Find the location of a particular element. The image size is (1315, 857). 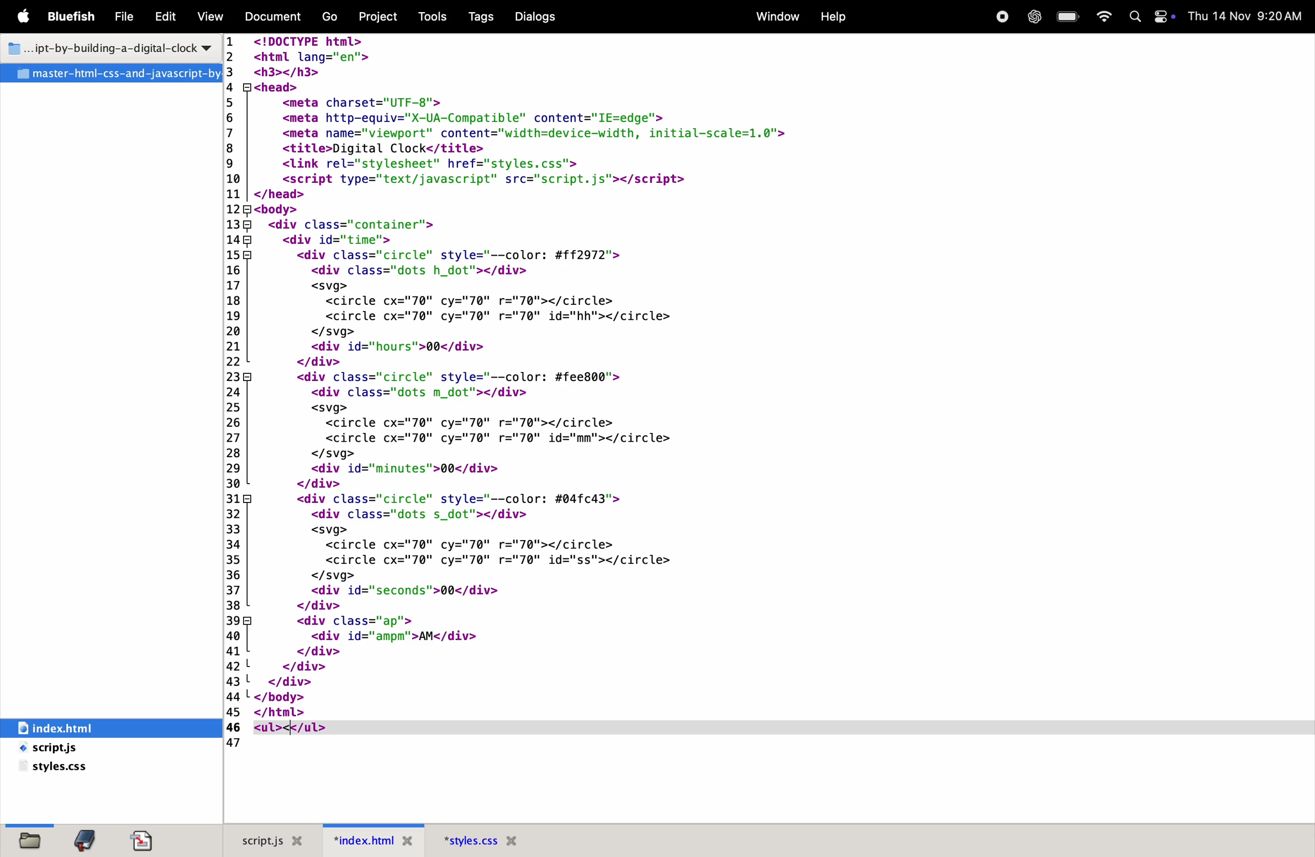

date and time is located at coordinates (1245, 15).